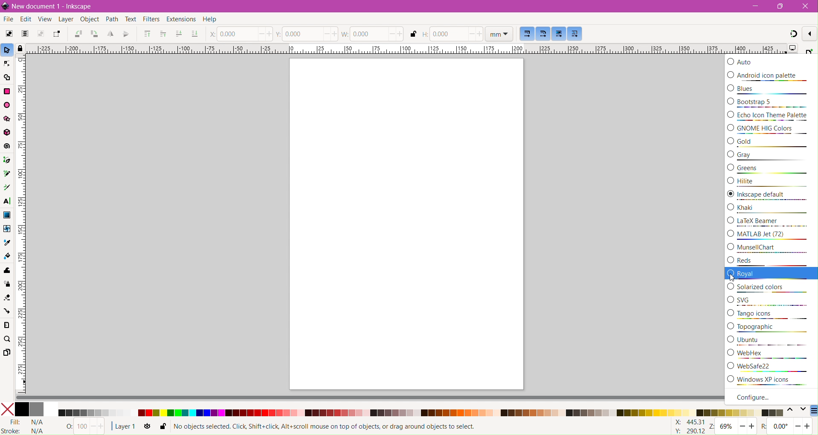 The height and width of the screenshot is (435, 818). What do you see at coordinates (130, 19) in the screenshot?
I see `Text` at bounding box center [130, 19].